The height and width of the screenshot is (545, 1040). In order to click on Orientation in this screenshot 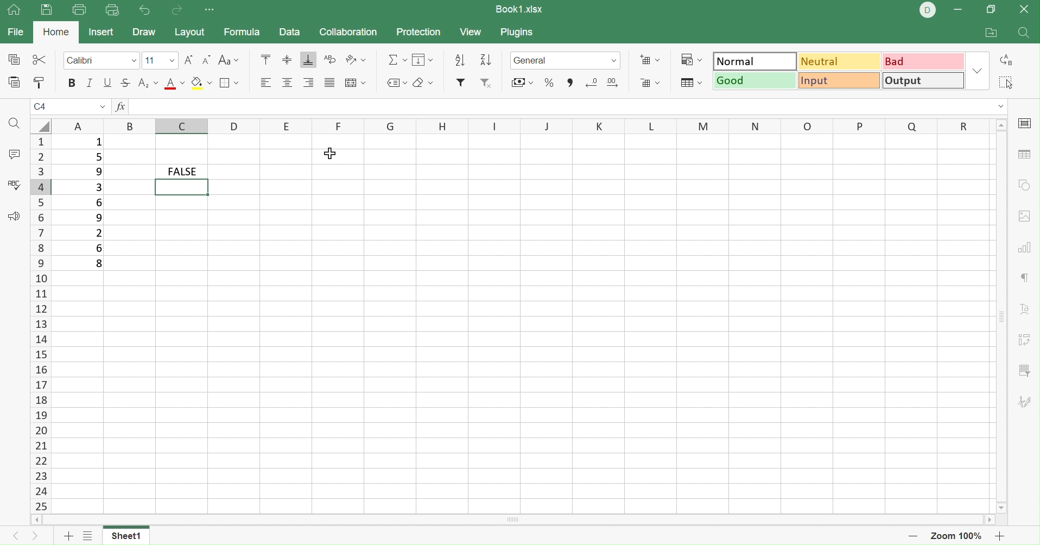, I will do `click(354, 61)`.